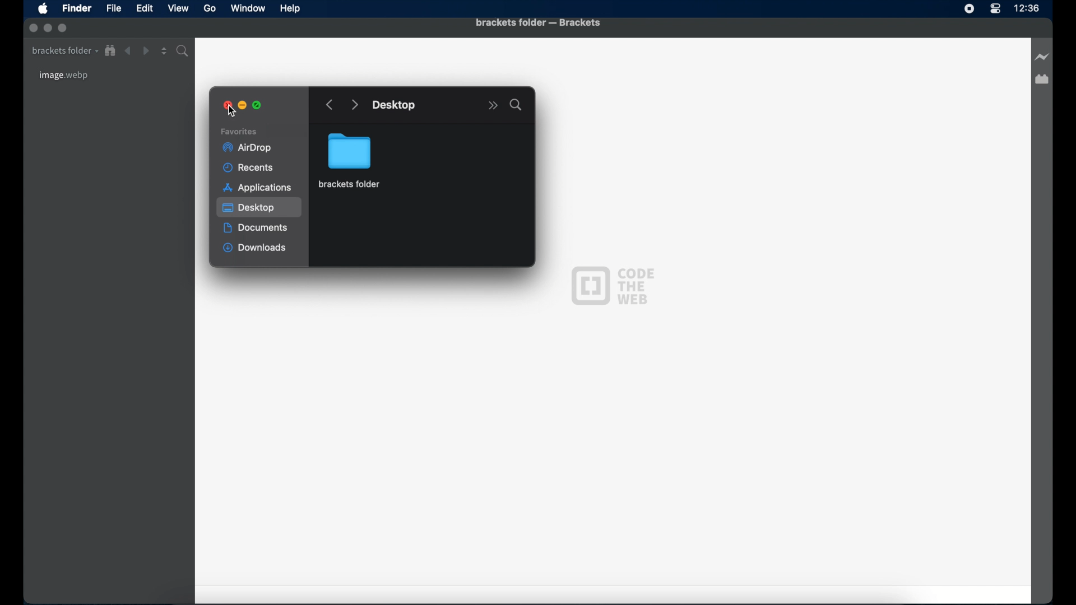  What do you see at coordinates (64, 29) in the screenshot?
I see `inactive maximize button` at bounding box center [64, 29].